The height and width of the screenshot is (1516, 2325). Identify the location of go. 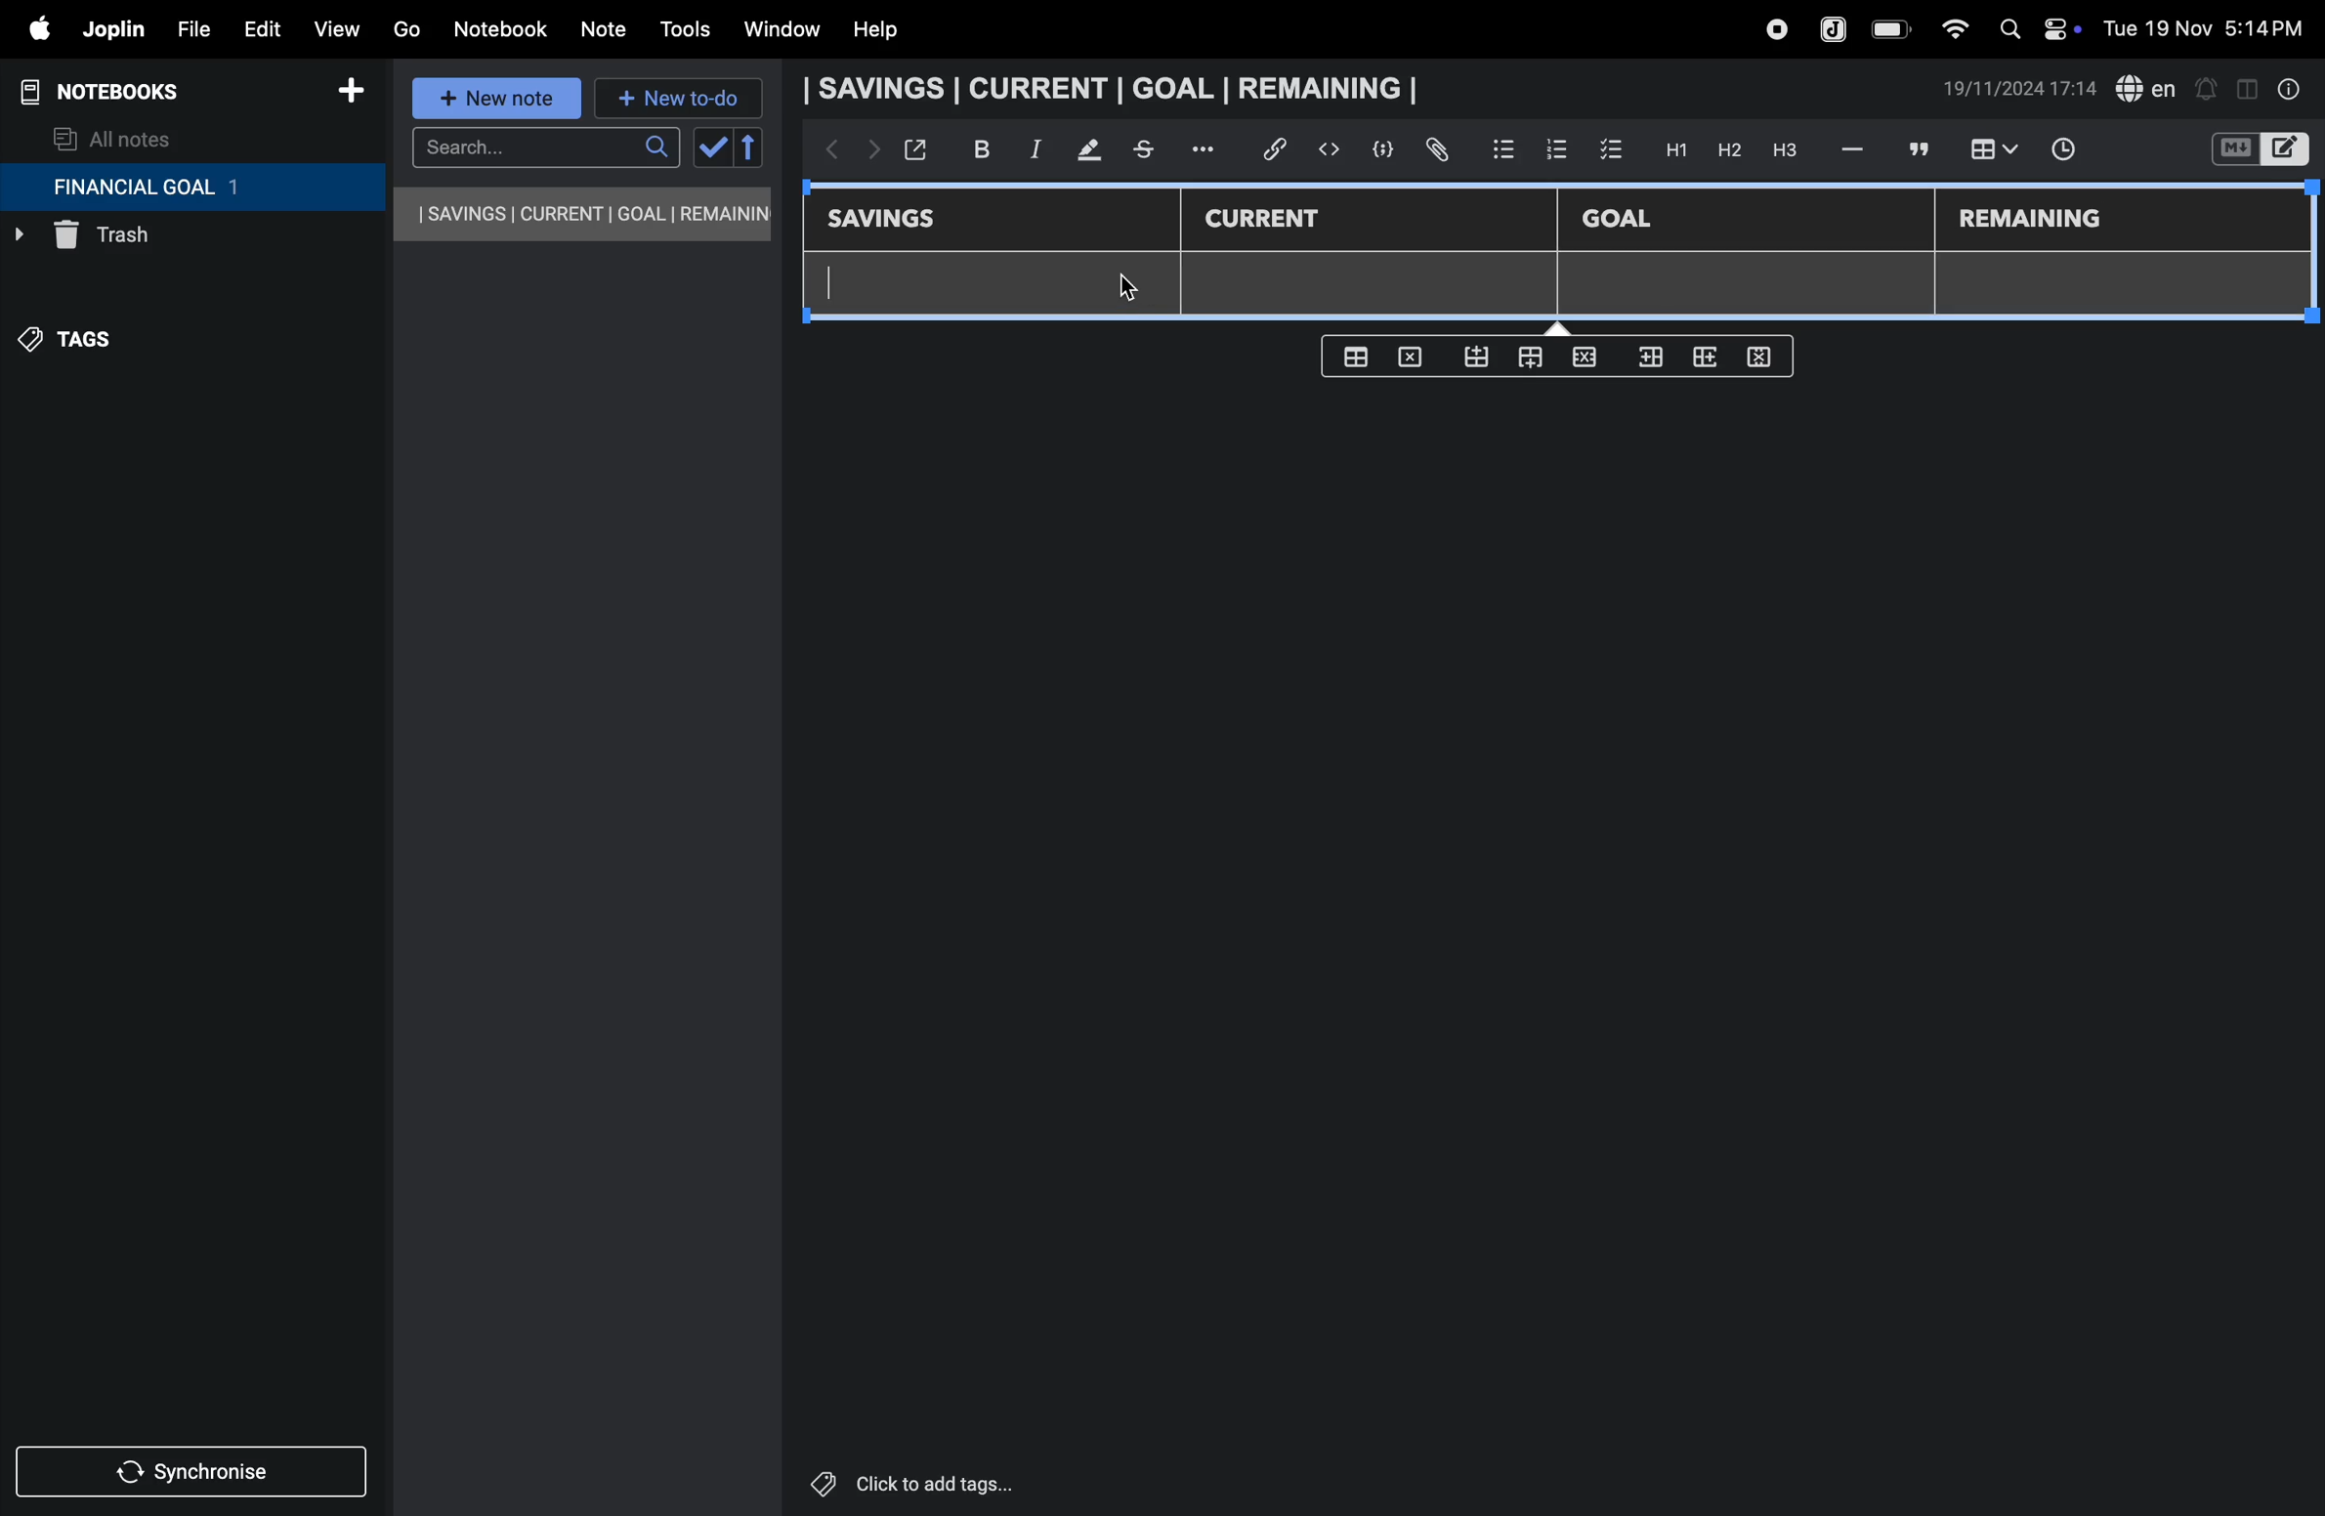
(406, 26).